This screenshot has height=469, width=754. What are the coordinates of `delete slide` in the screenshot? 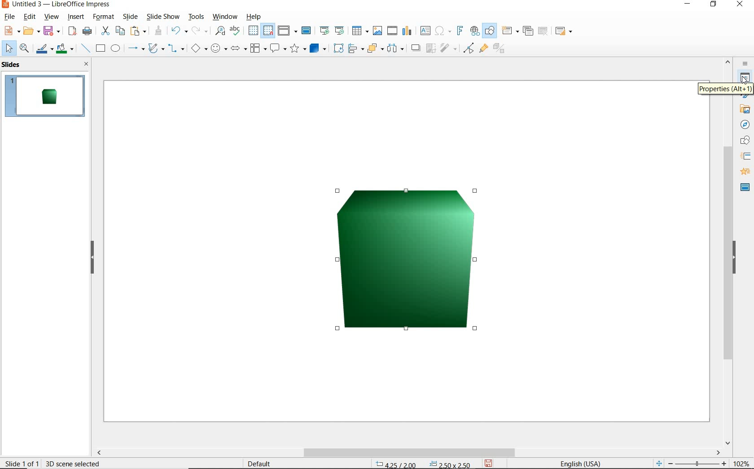 It's located at (544, 31).